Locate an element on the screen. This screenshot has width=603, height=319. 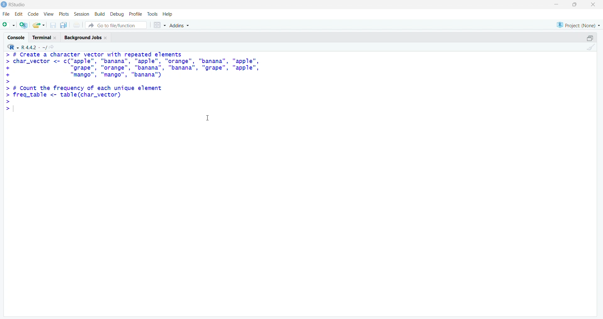
Open an existing file (Ctrl + O) is located at coordinates (39, 25).